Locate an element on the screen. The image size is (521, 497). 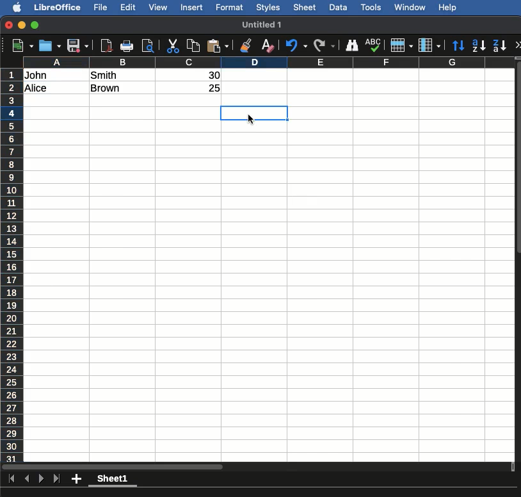
cursor is located at coordinates (252, 120).